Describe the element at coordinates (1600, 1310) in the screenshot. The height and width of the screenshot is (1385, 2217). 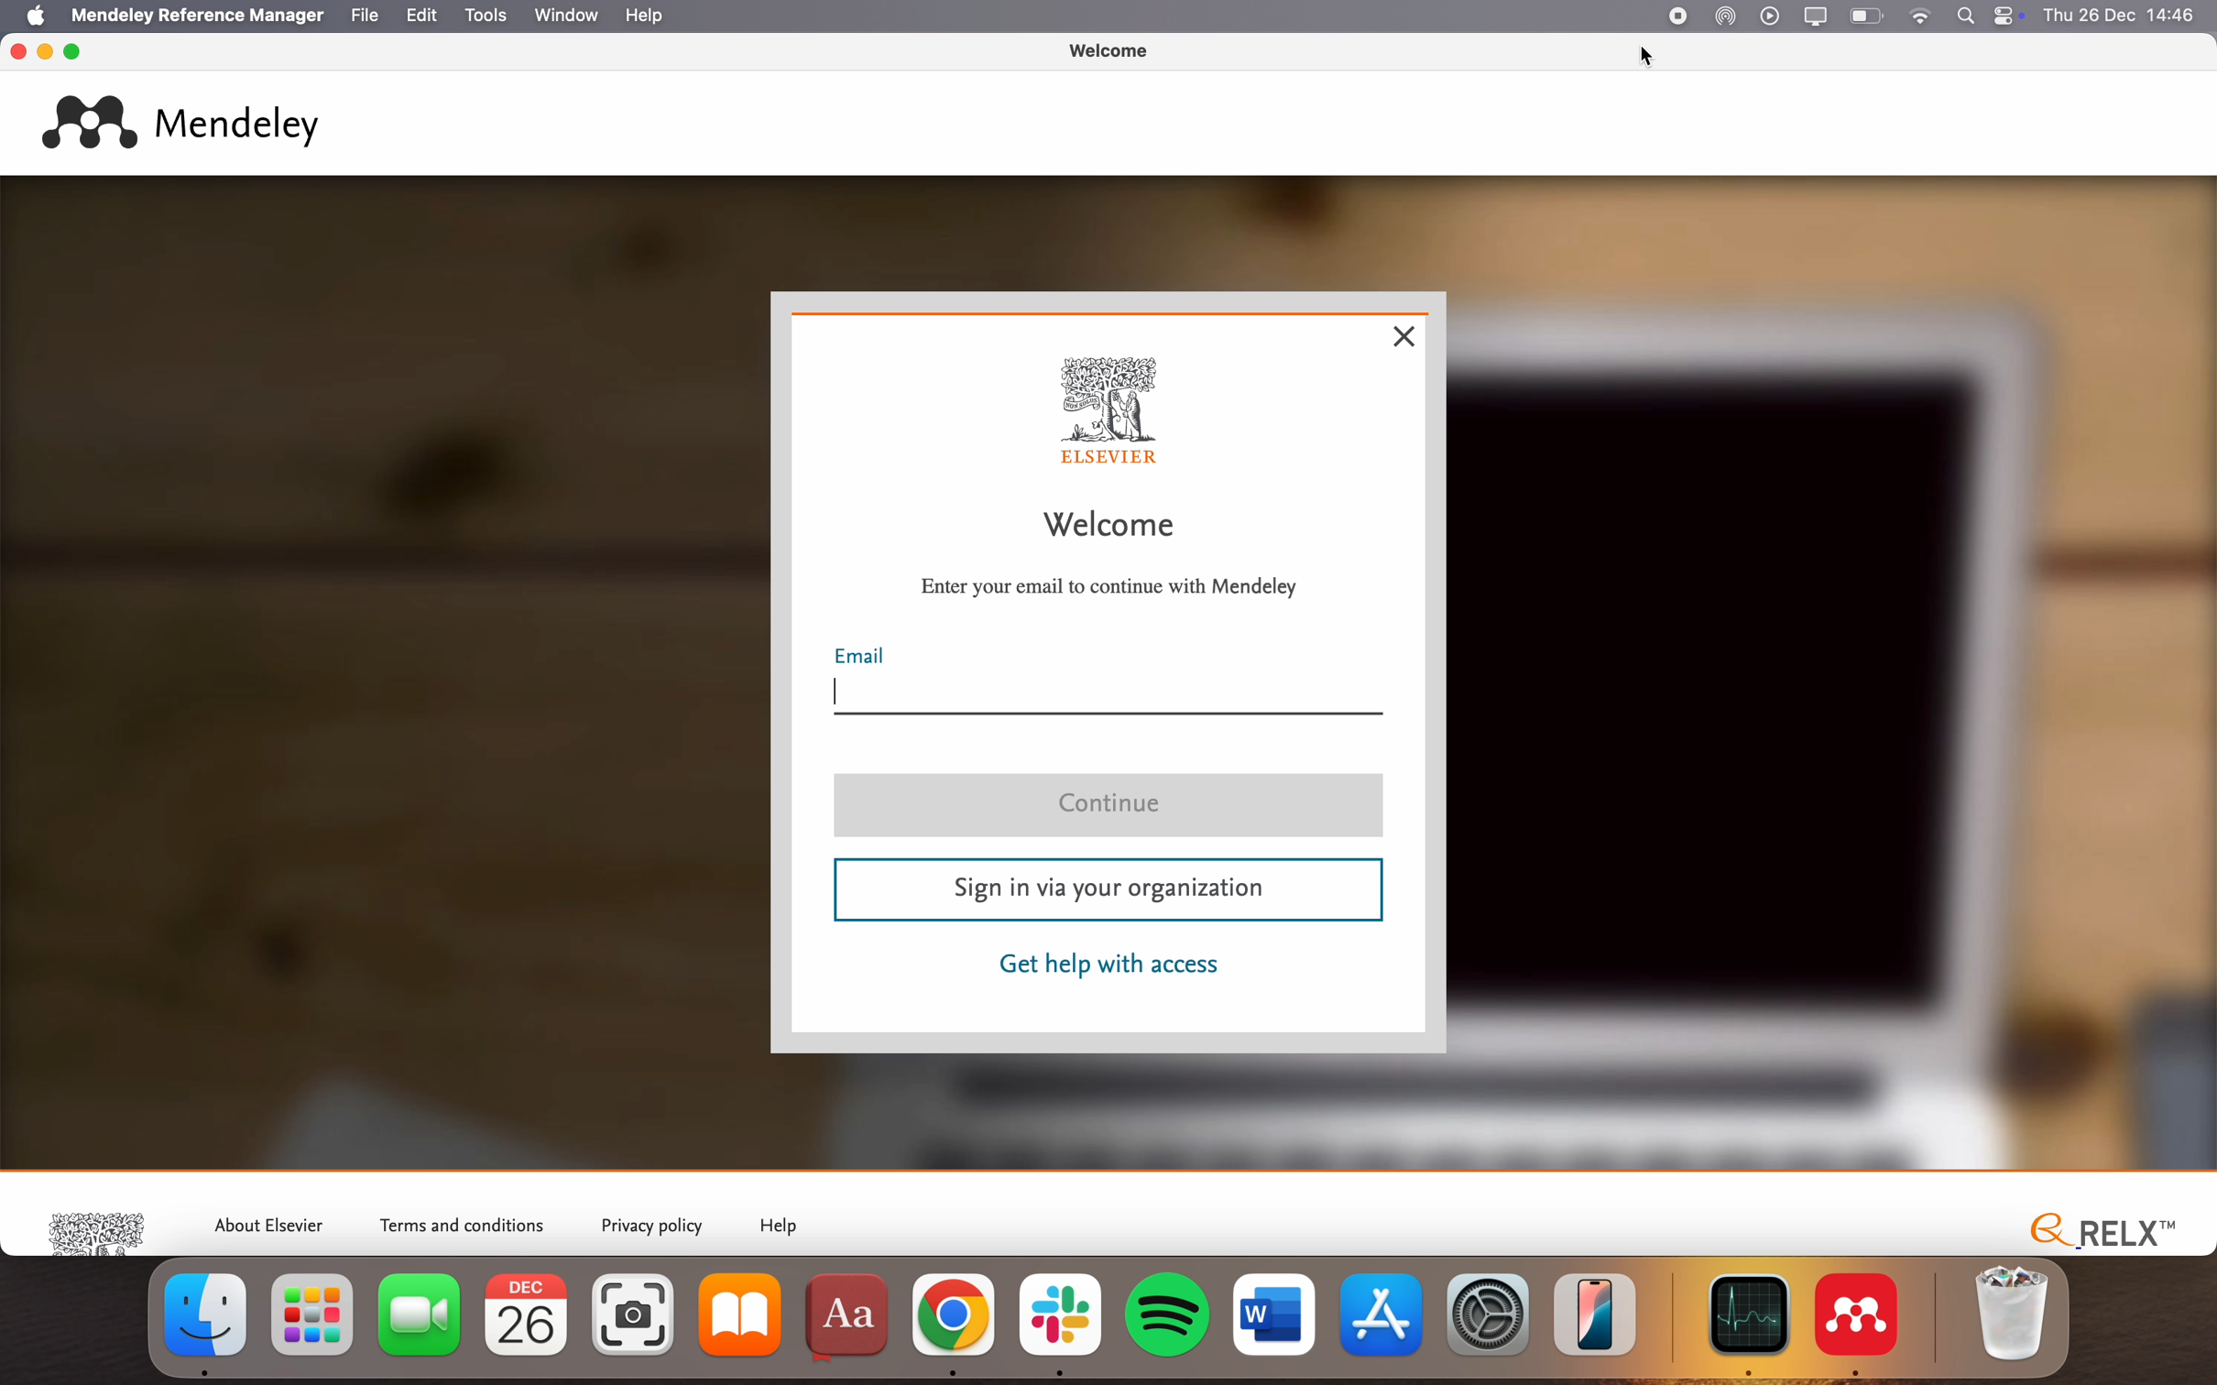
I see `iphone mirroring` at that location.